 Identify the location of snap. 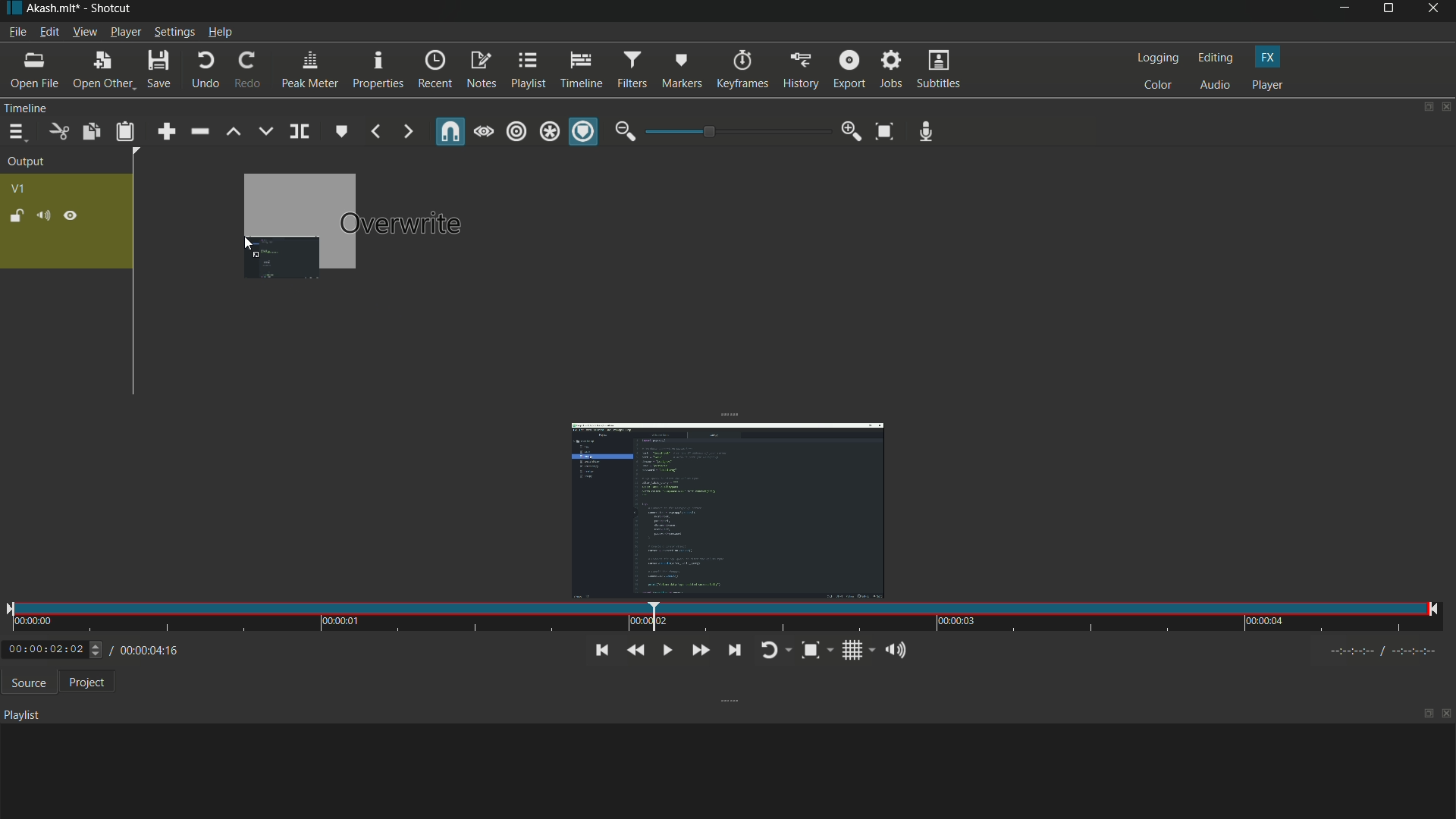
(452, 131).